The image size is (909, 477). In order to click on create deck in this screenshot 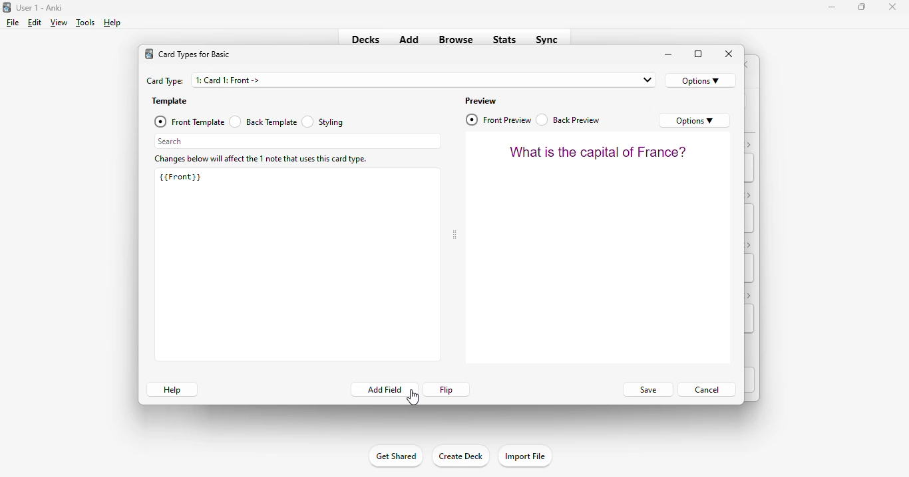, I will do `click(460, 455)`.